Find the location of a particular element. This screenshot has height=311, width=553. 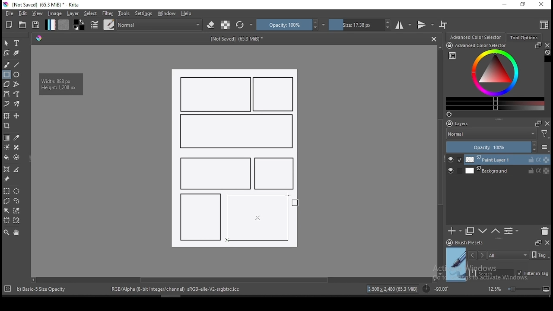

layer is located at coordinates (508, 160).